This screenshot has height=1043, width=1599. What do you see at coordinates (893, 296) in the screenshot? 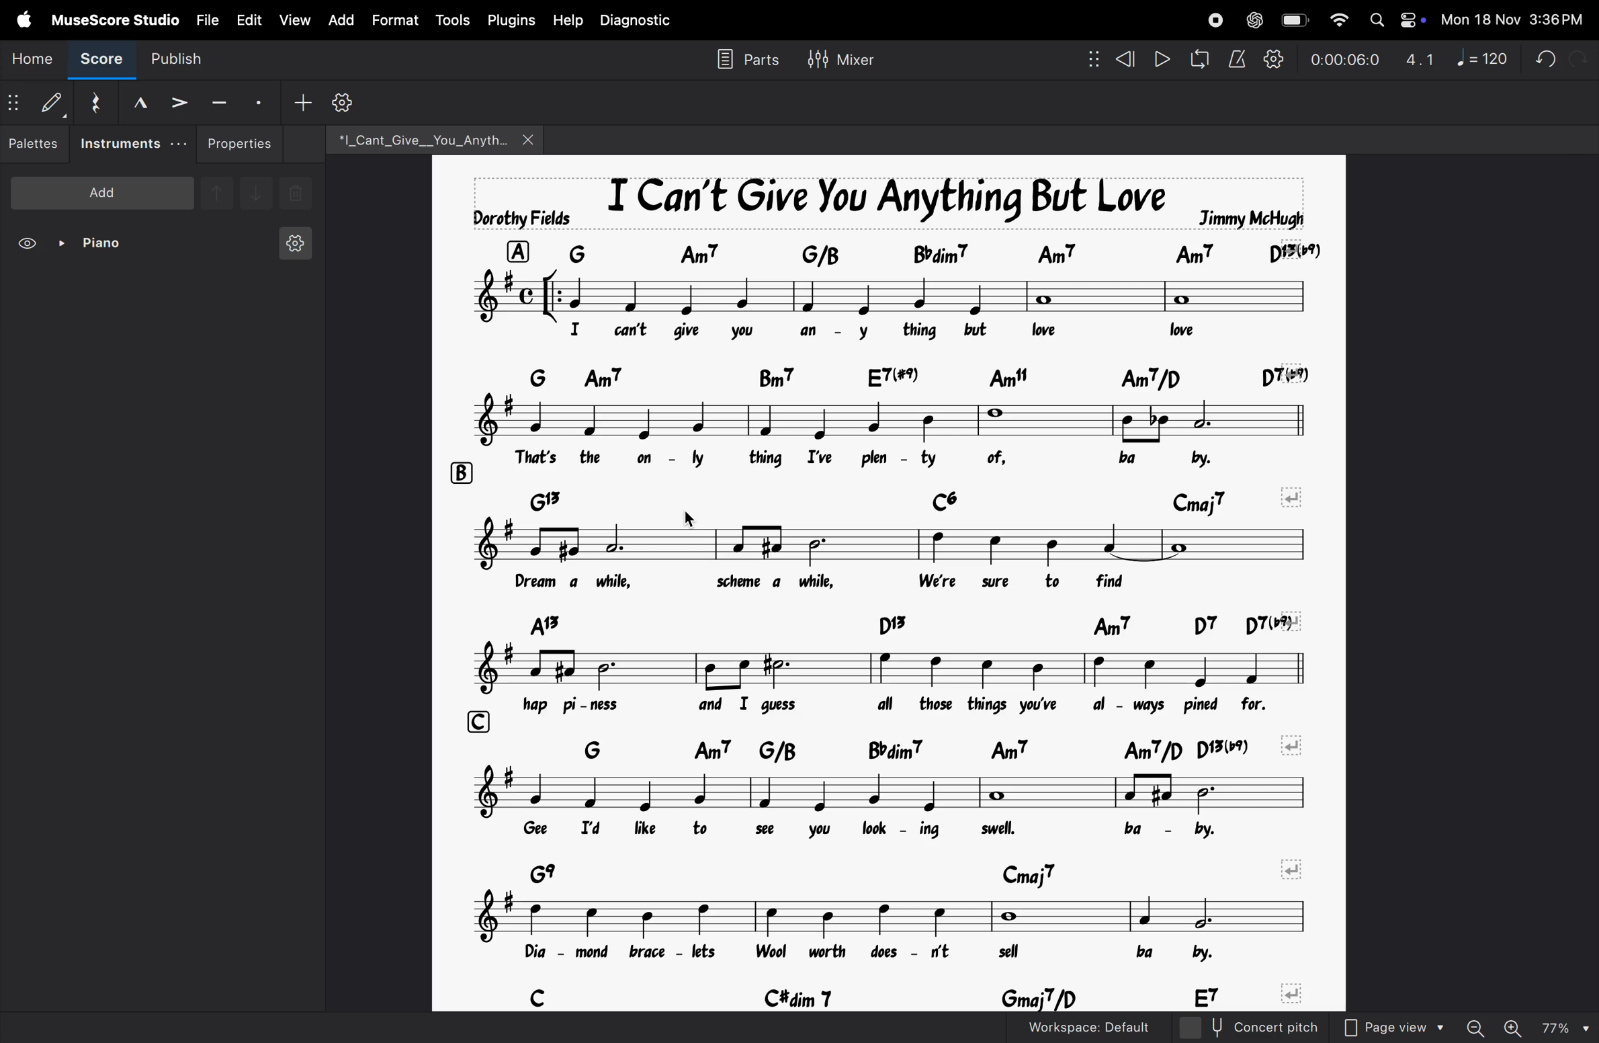
I see `notes` at bounding box center [893, 296].